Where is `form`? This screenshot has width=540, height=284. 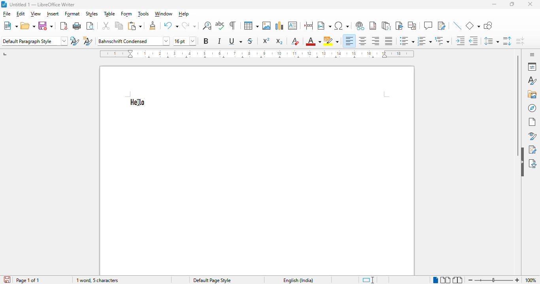 form is located at coordinates (127, 14).